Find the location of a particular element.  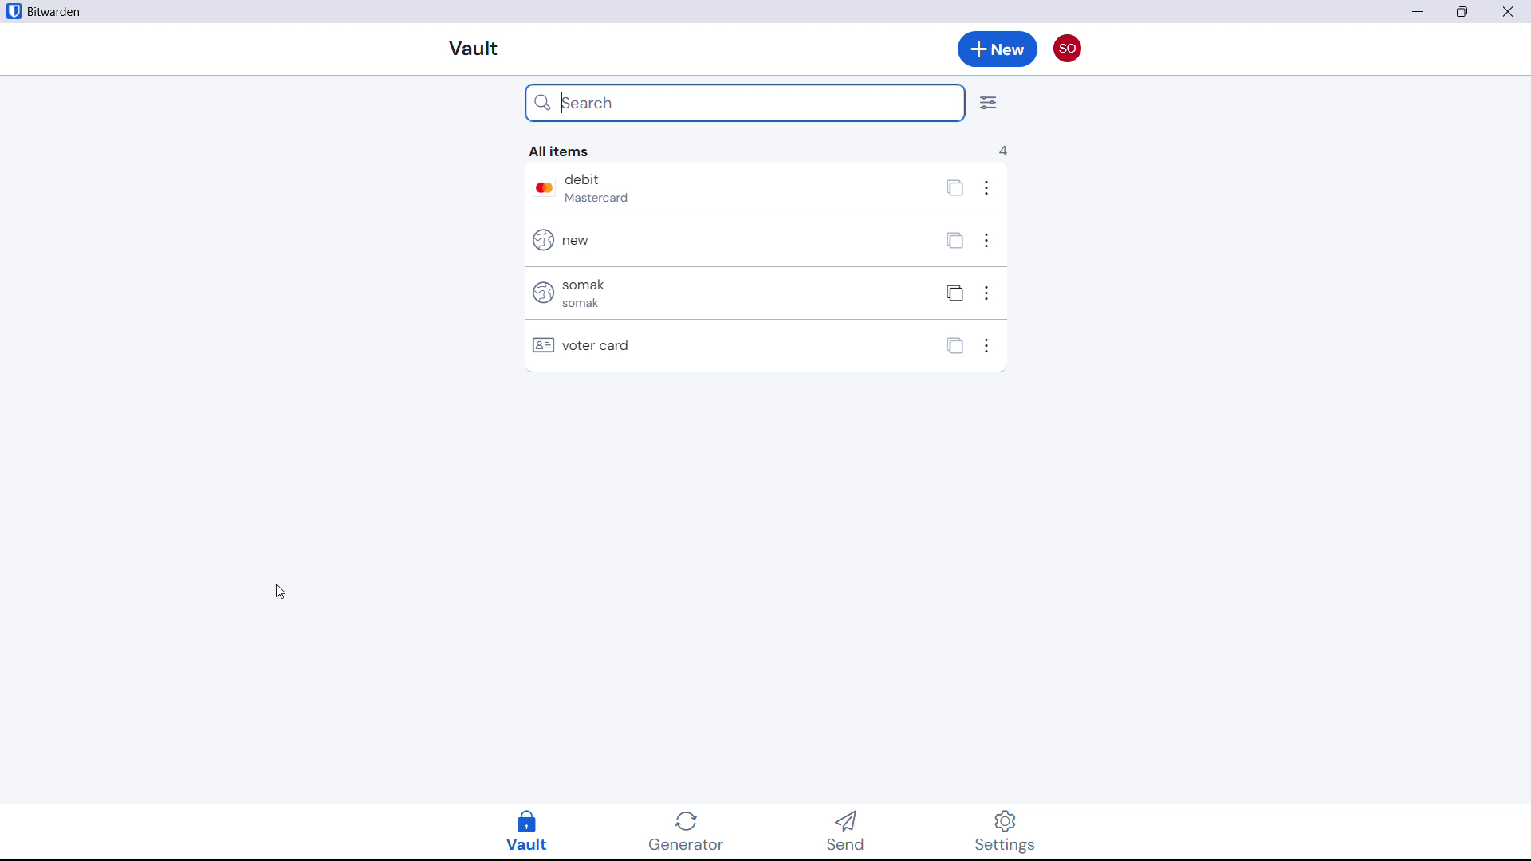

logo "new" is located at coordinates (540, 241).